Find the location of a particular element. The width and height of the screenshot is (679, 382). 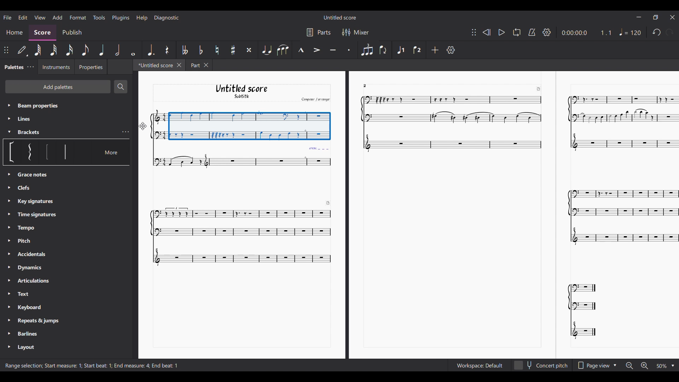

8th note is located at coordinates (85, 50).